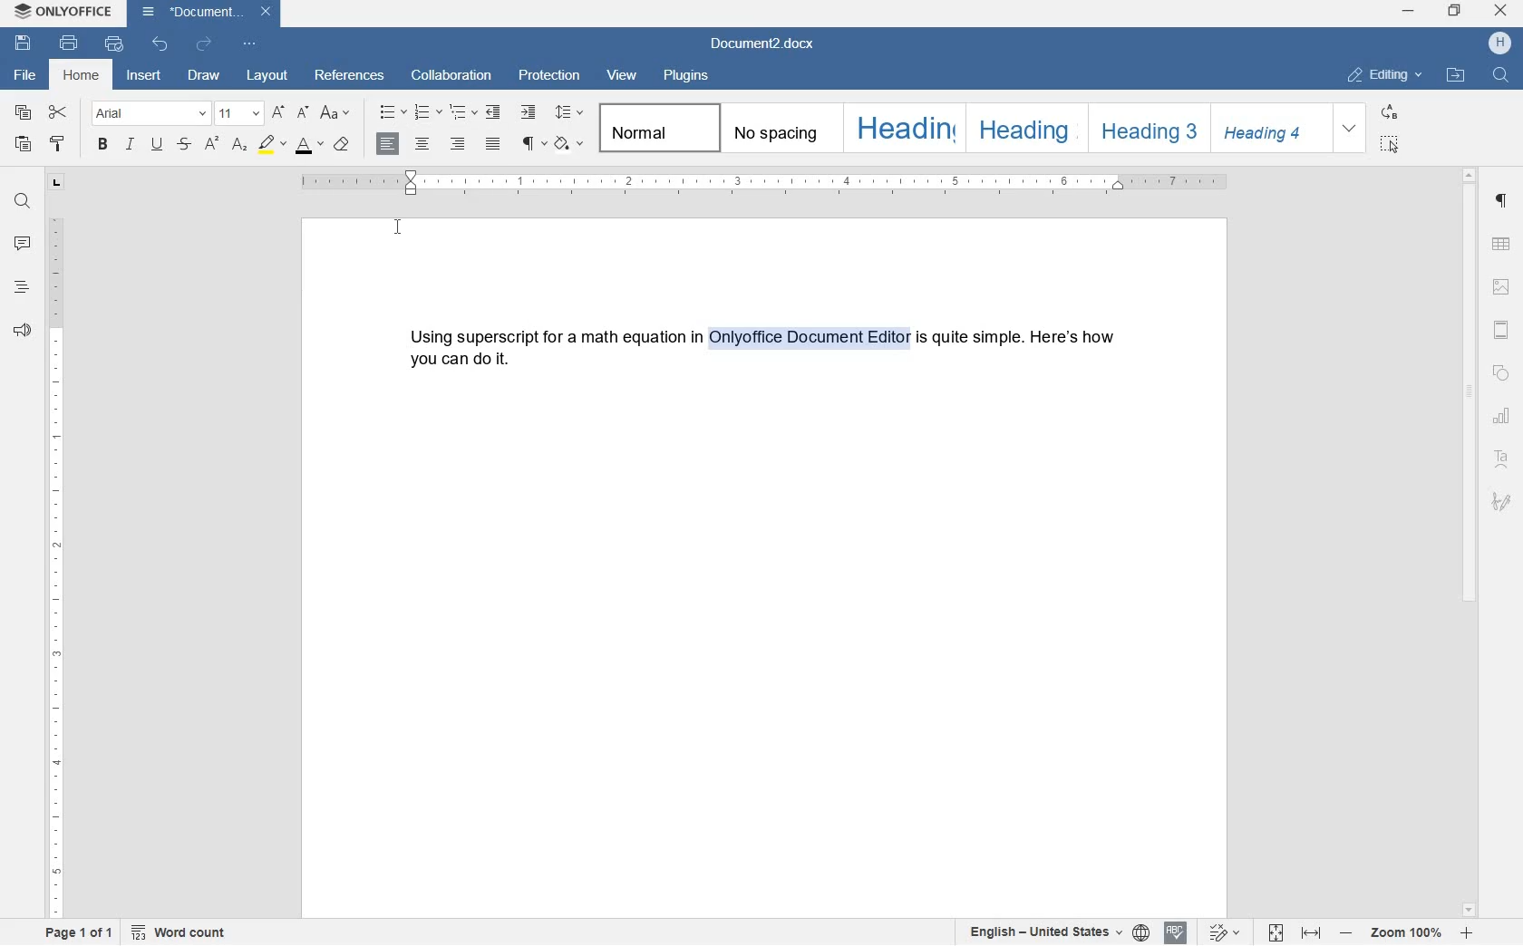 This screenshot has height=946, width=1523. Describe the element at coordinates (494, 113) in the screenshot. I see `decrease indent` at that location.